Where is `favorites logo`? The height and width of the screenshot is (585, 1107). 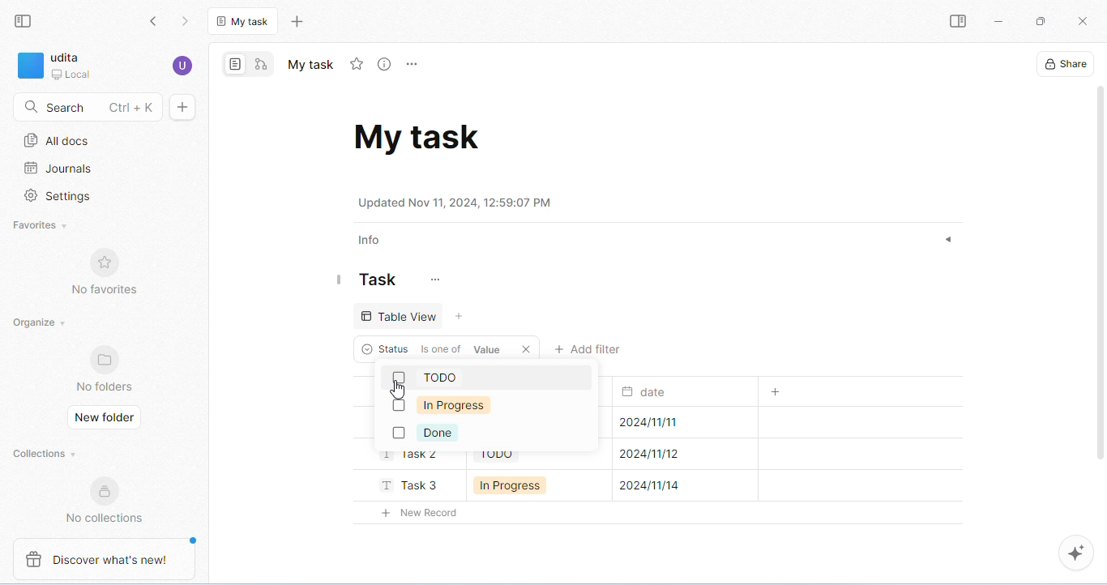
favorites logo is located at coordinates (108, 261).